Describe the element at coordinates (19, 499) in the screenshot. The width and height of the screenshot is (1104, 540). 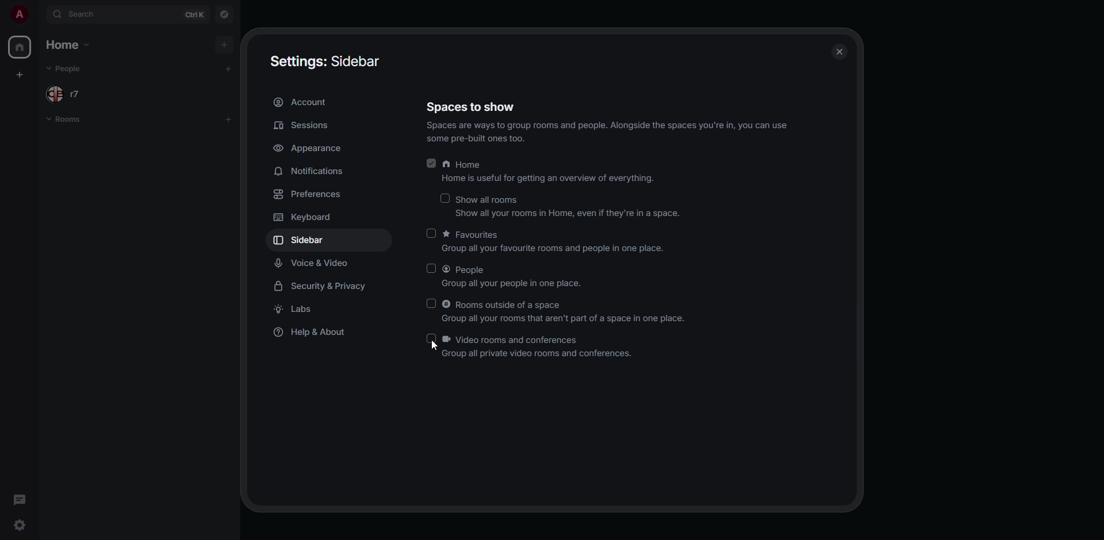
I see `threads` at that location.